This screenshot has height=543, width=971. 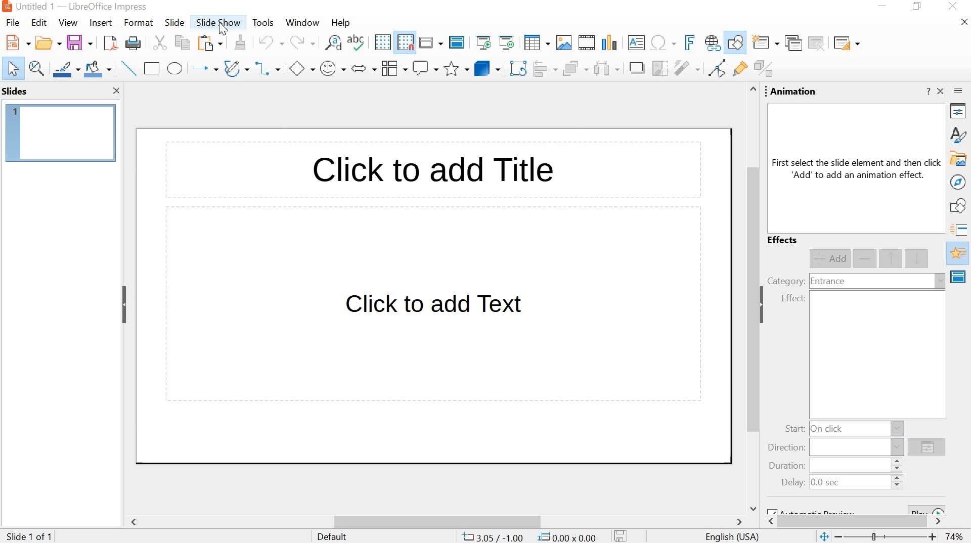 I want to click on zoom percent, so click(x=954, y=537).